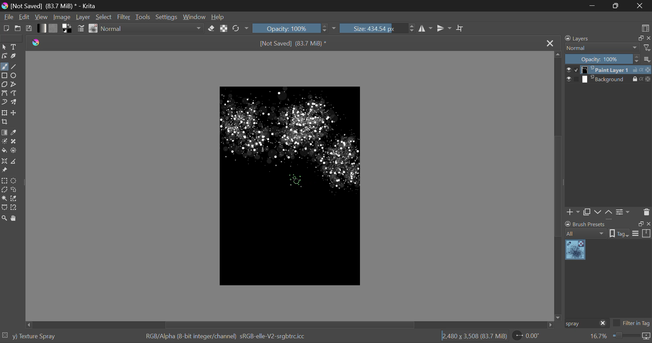  Describe the element at coordinates (4, 67) in the screenshot. I see `Freehand Paintbrush selected` at that location.